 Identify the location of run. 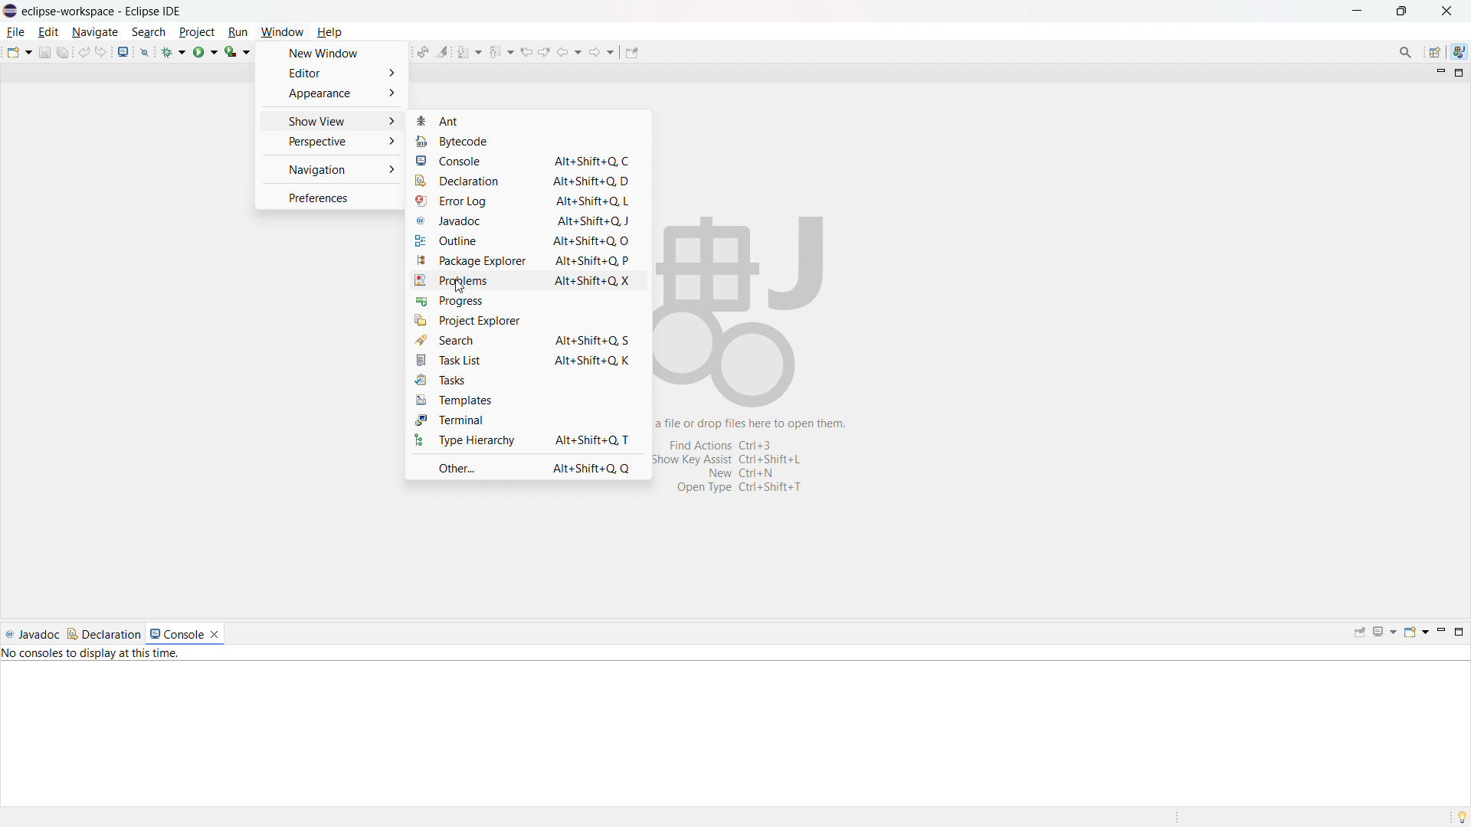
(206, 51).